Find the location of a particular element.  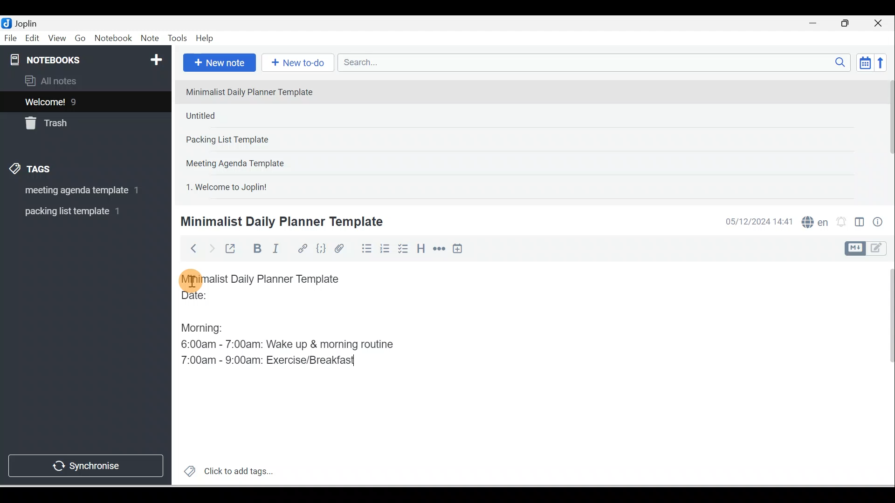

Click to add tags is located at coordinates (225, 470).